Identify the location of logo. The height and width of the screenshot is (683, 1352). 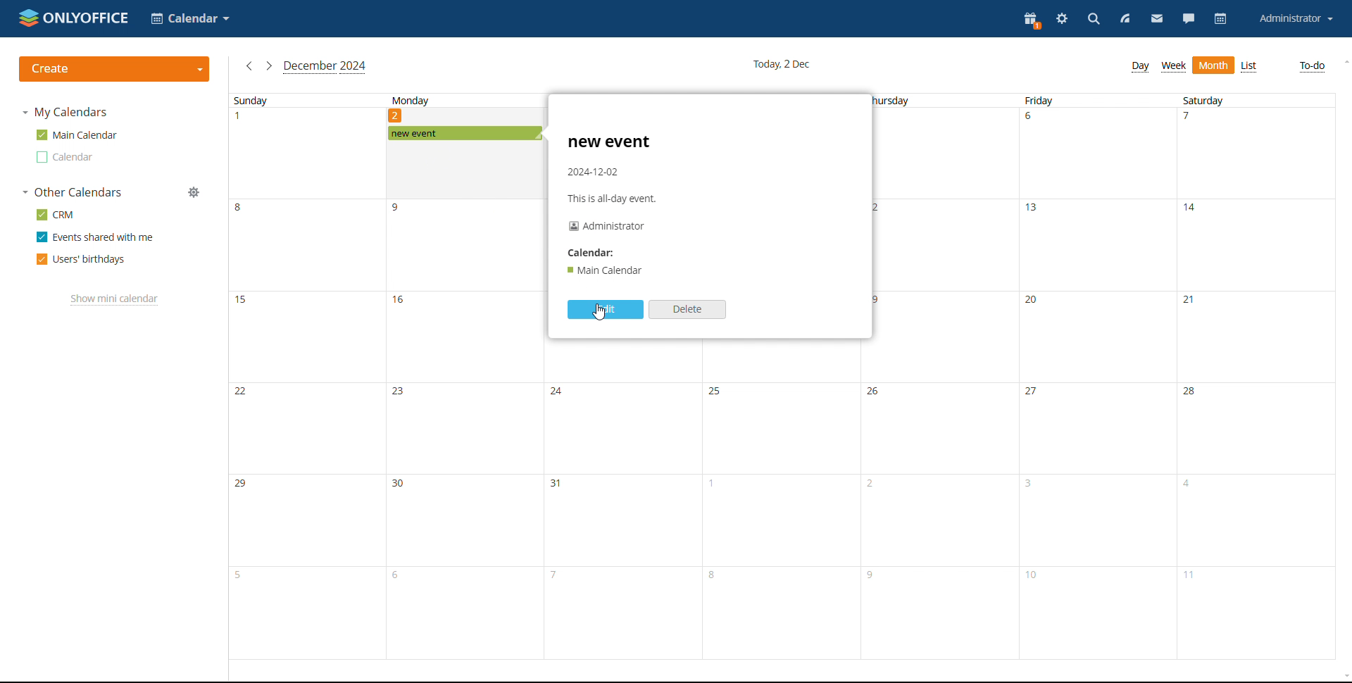
(75, 18).